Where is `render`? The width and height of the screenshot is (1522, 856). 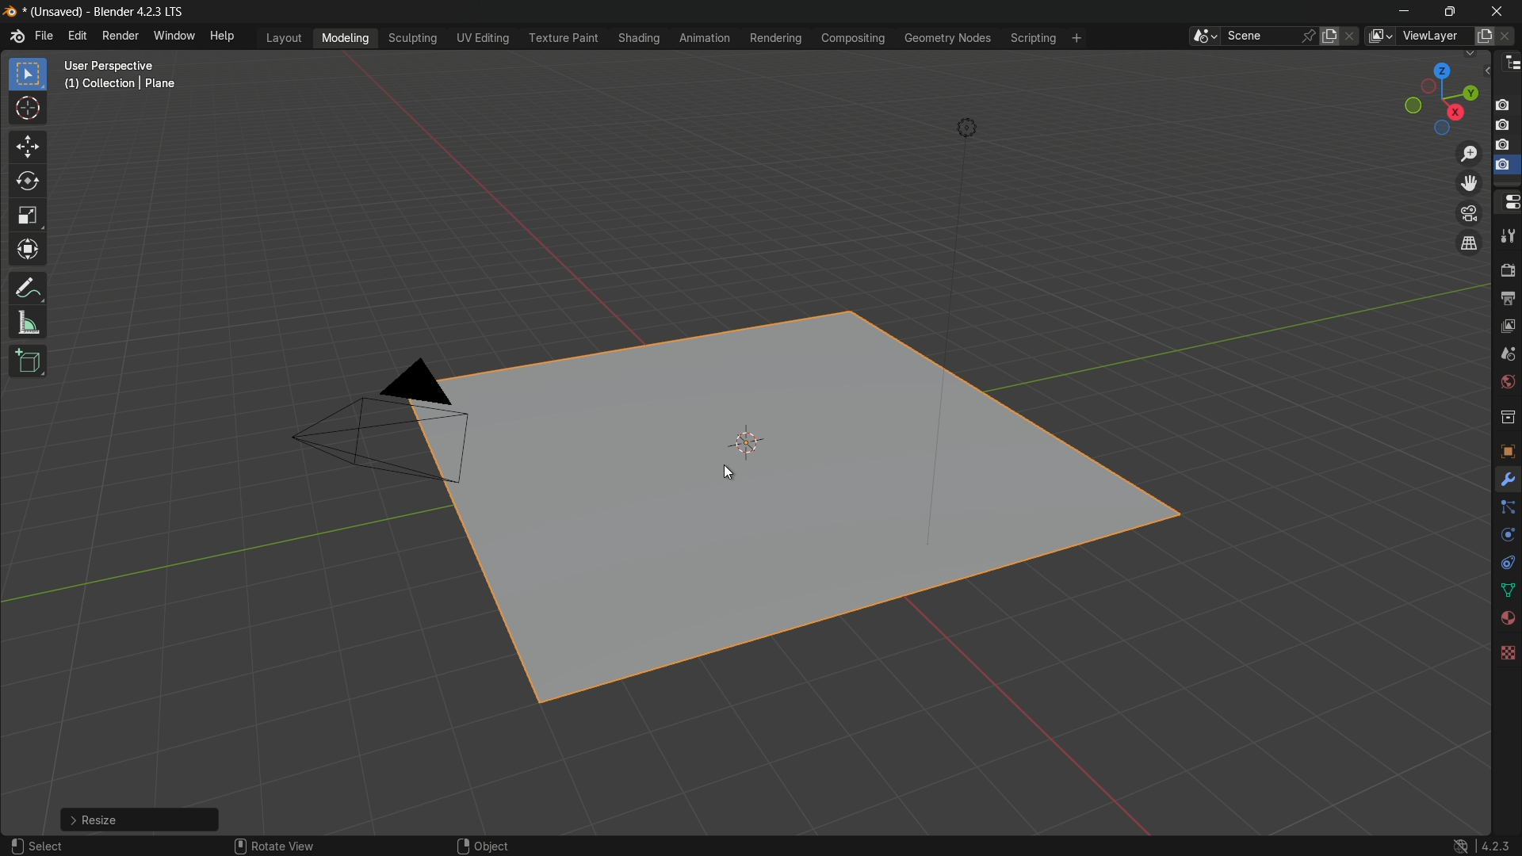 render is located at coordinates (1506, 269).